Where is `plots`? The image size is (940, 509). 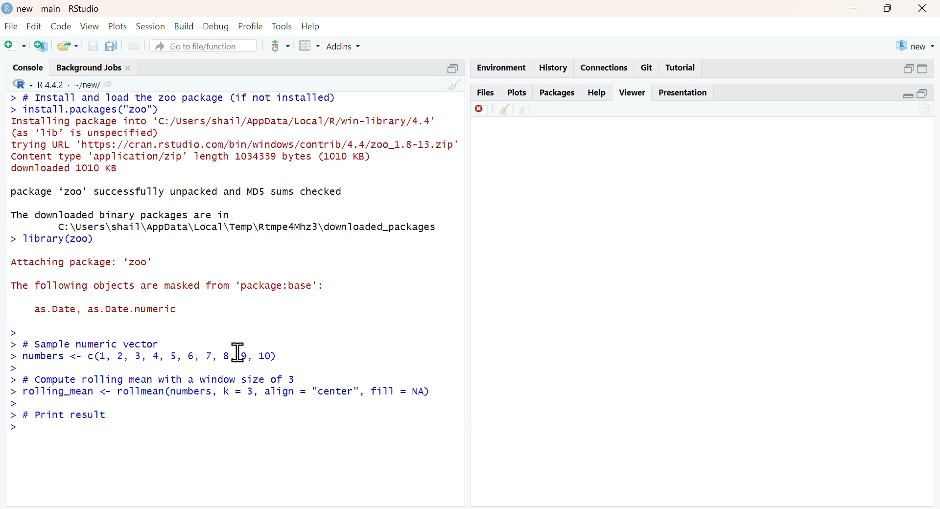 plots is located at coordinates (118, 26).